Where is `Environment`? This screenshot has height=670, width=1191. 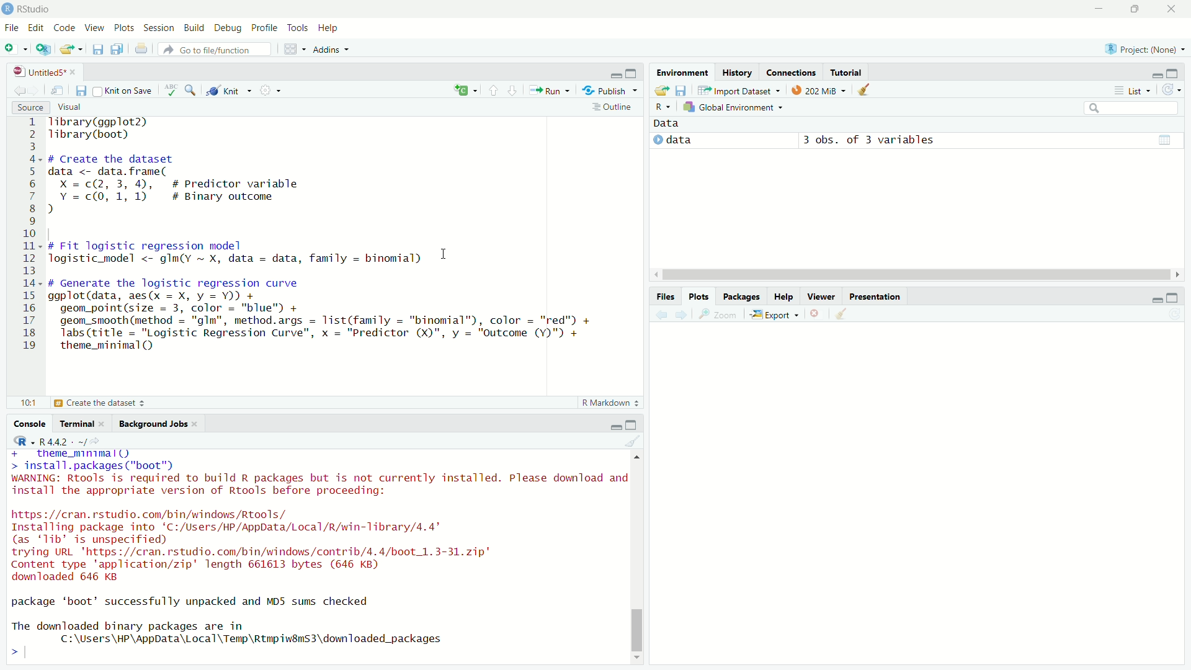 Environment is located at coordinates (682, 71).